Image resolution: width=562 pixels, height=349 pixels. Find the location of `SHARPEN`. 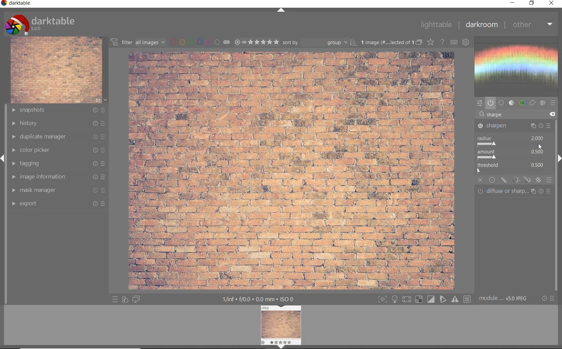

SHARPEN is located at coordinates (513, 126).